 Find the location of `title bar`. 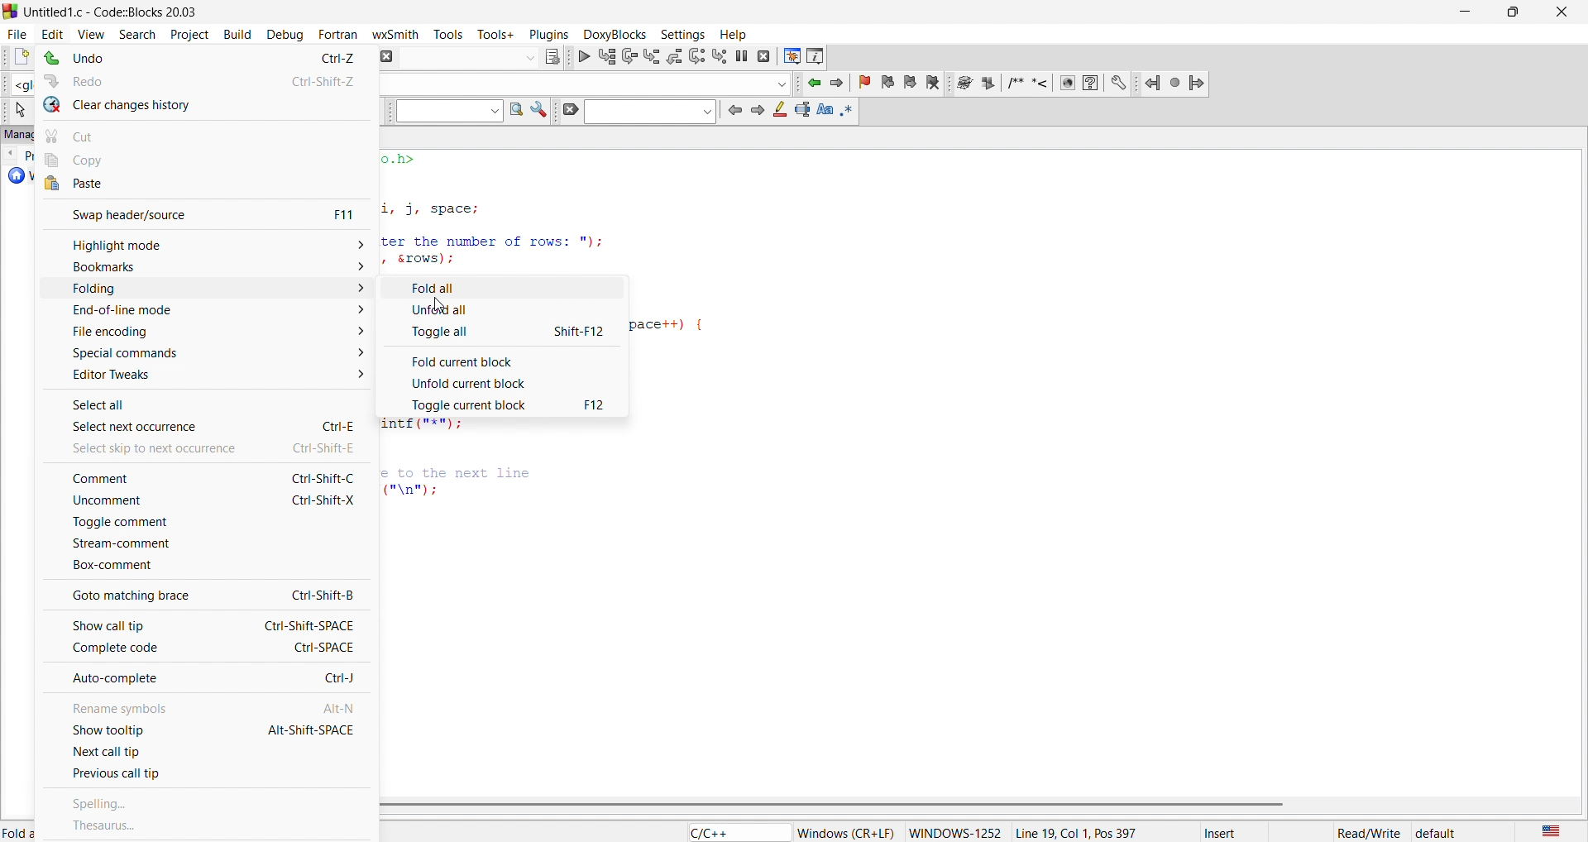

title bar is located at coordinates (116, 12).